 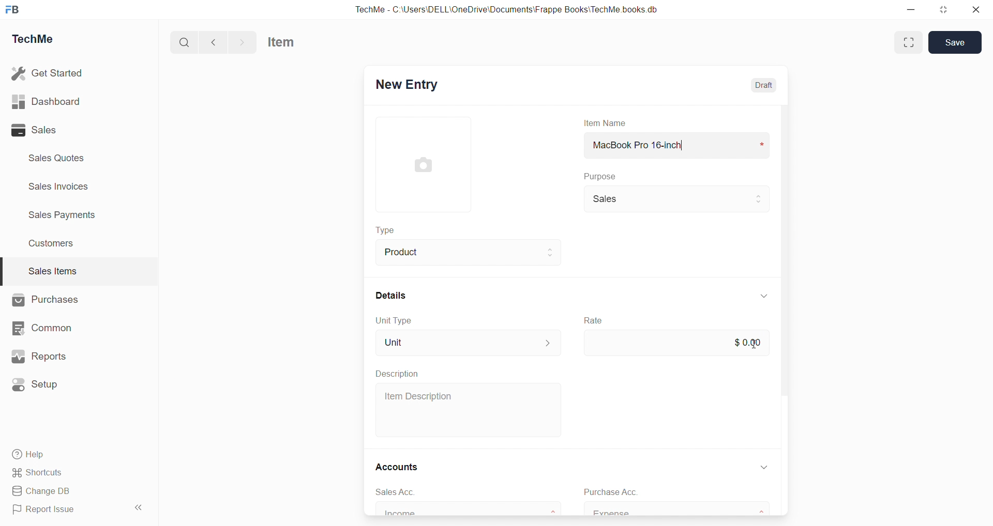 What do you see at coordinates (675, 145) in the screenshot?
I see `MacBook Pro 16-inch` at bounding box center [675, 145].